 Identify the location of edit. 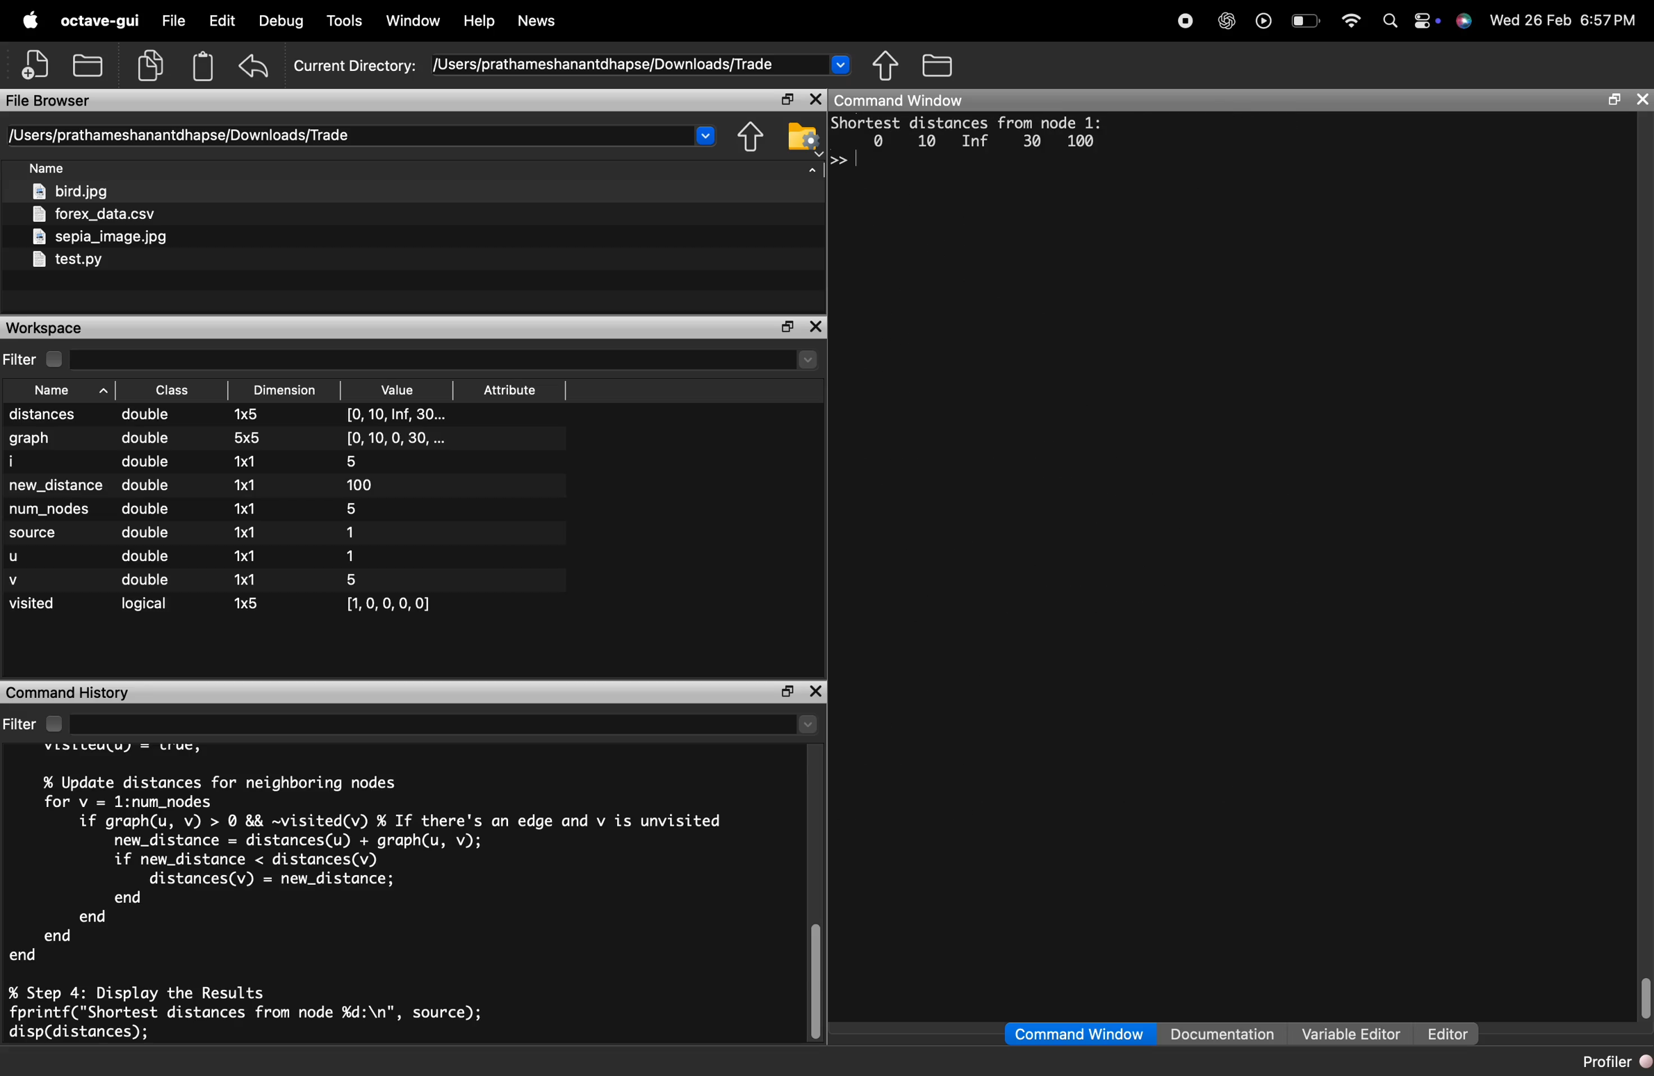
(223, 21).